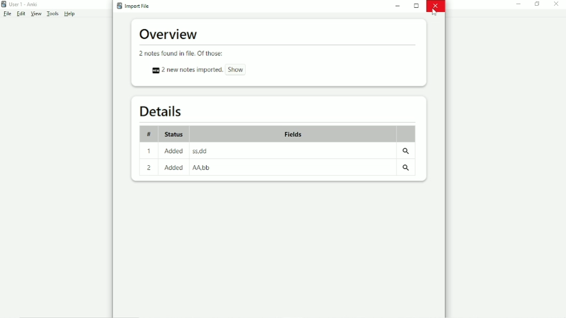 The image size is (566, 318). What do you see at coordinates (149, 134) in the screenshot?
I see `#` at bounding box center [149, 134].